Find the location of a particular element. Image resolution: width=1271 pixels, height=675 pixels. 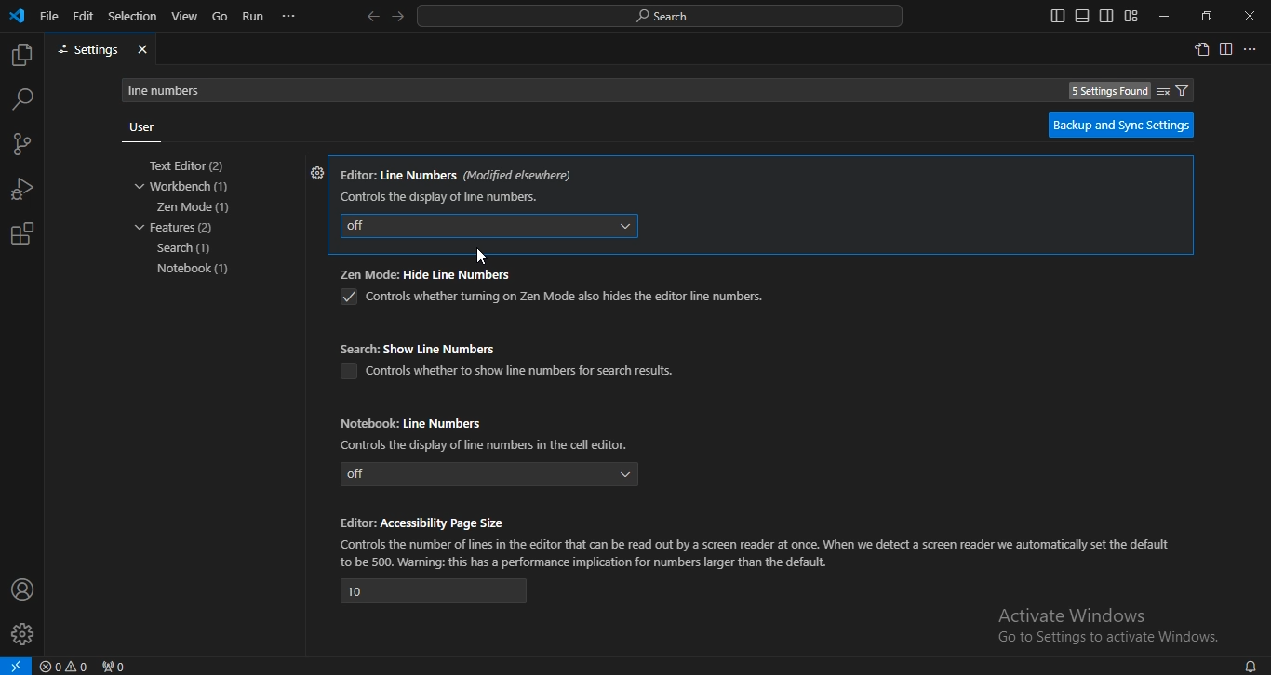

search desktop is located at coordinates (665, 17).